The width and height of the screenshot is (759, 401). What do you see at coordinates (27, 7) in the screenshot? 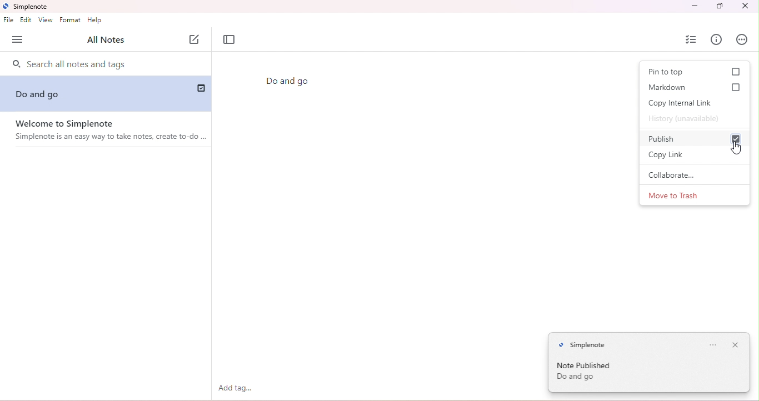
I see `title` at bounding box center [27, 7].